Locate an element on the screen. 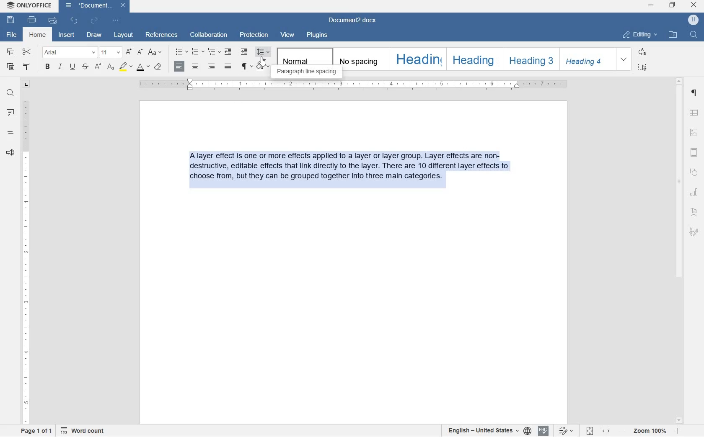 Image resolution: width=704 pixels, height=437 pixels. align center is located at coordinates (194, 67).